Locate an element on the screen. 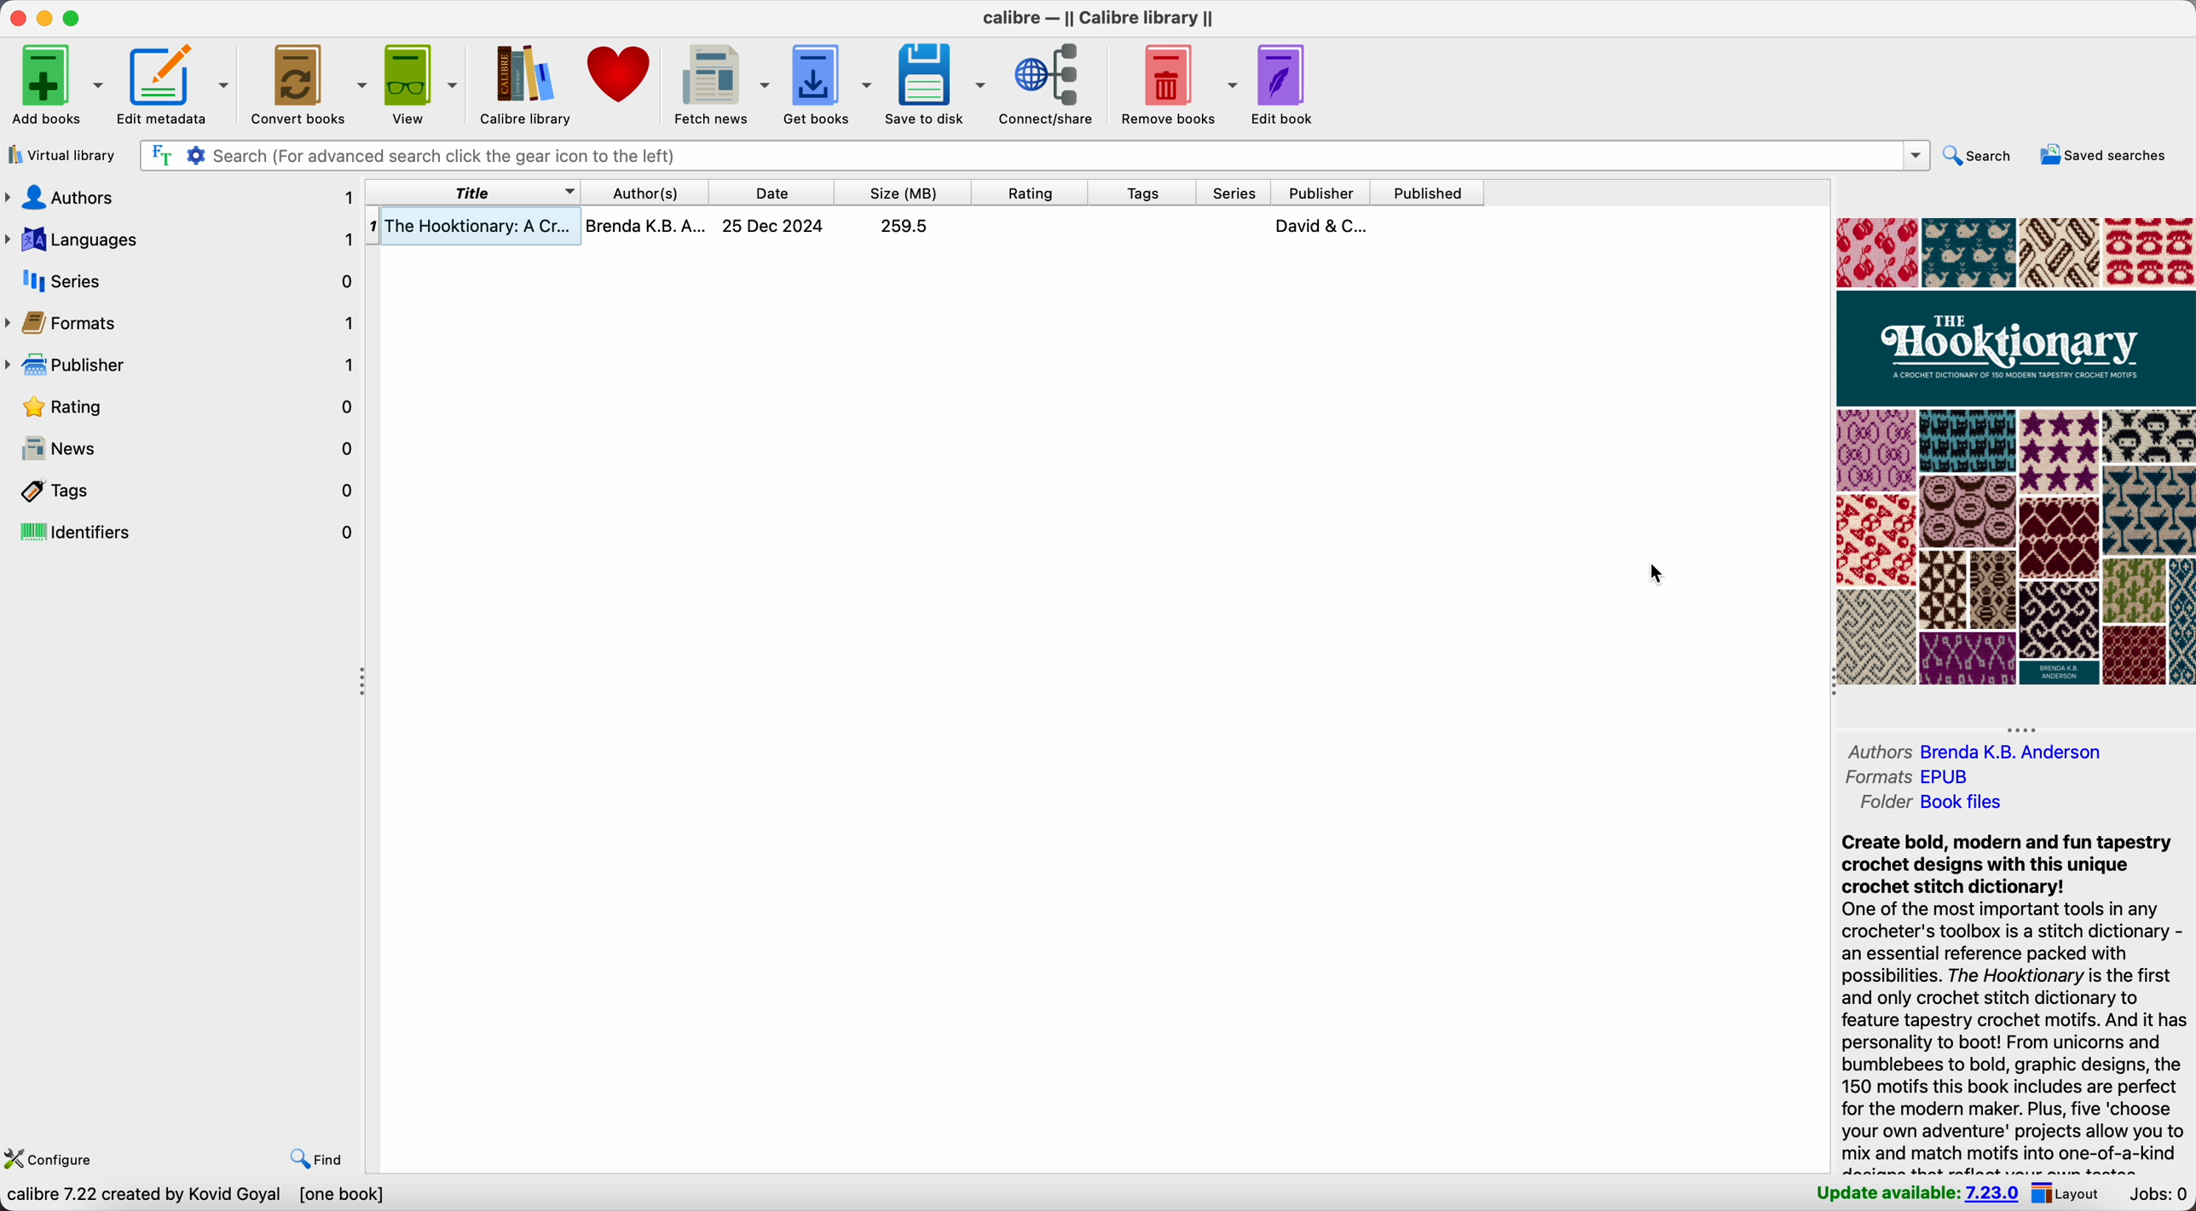  identifiers is located at coordinates (182, 532).